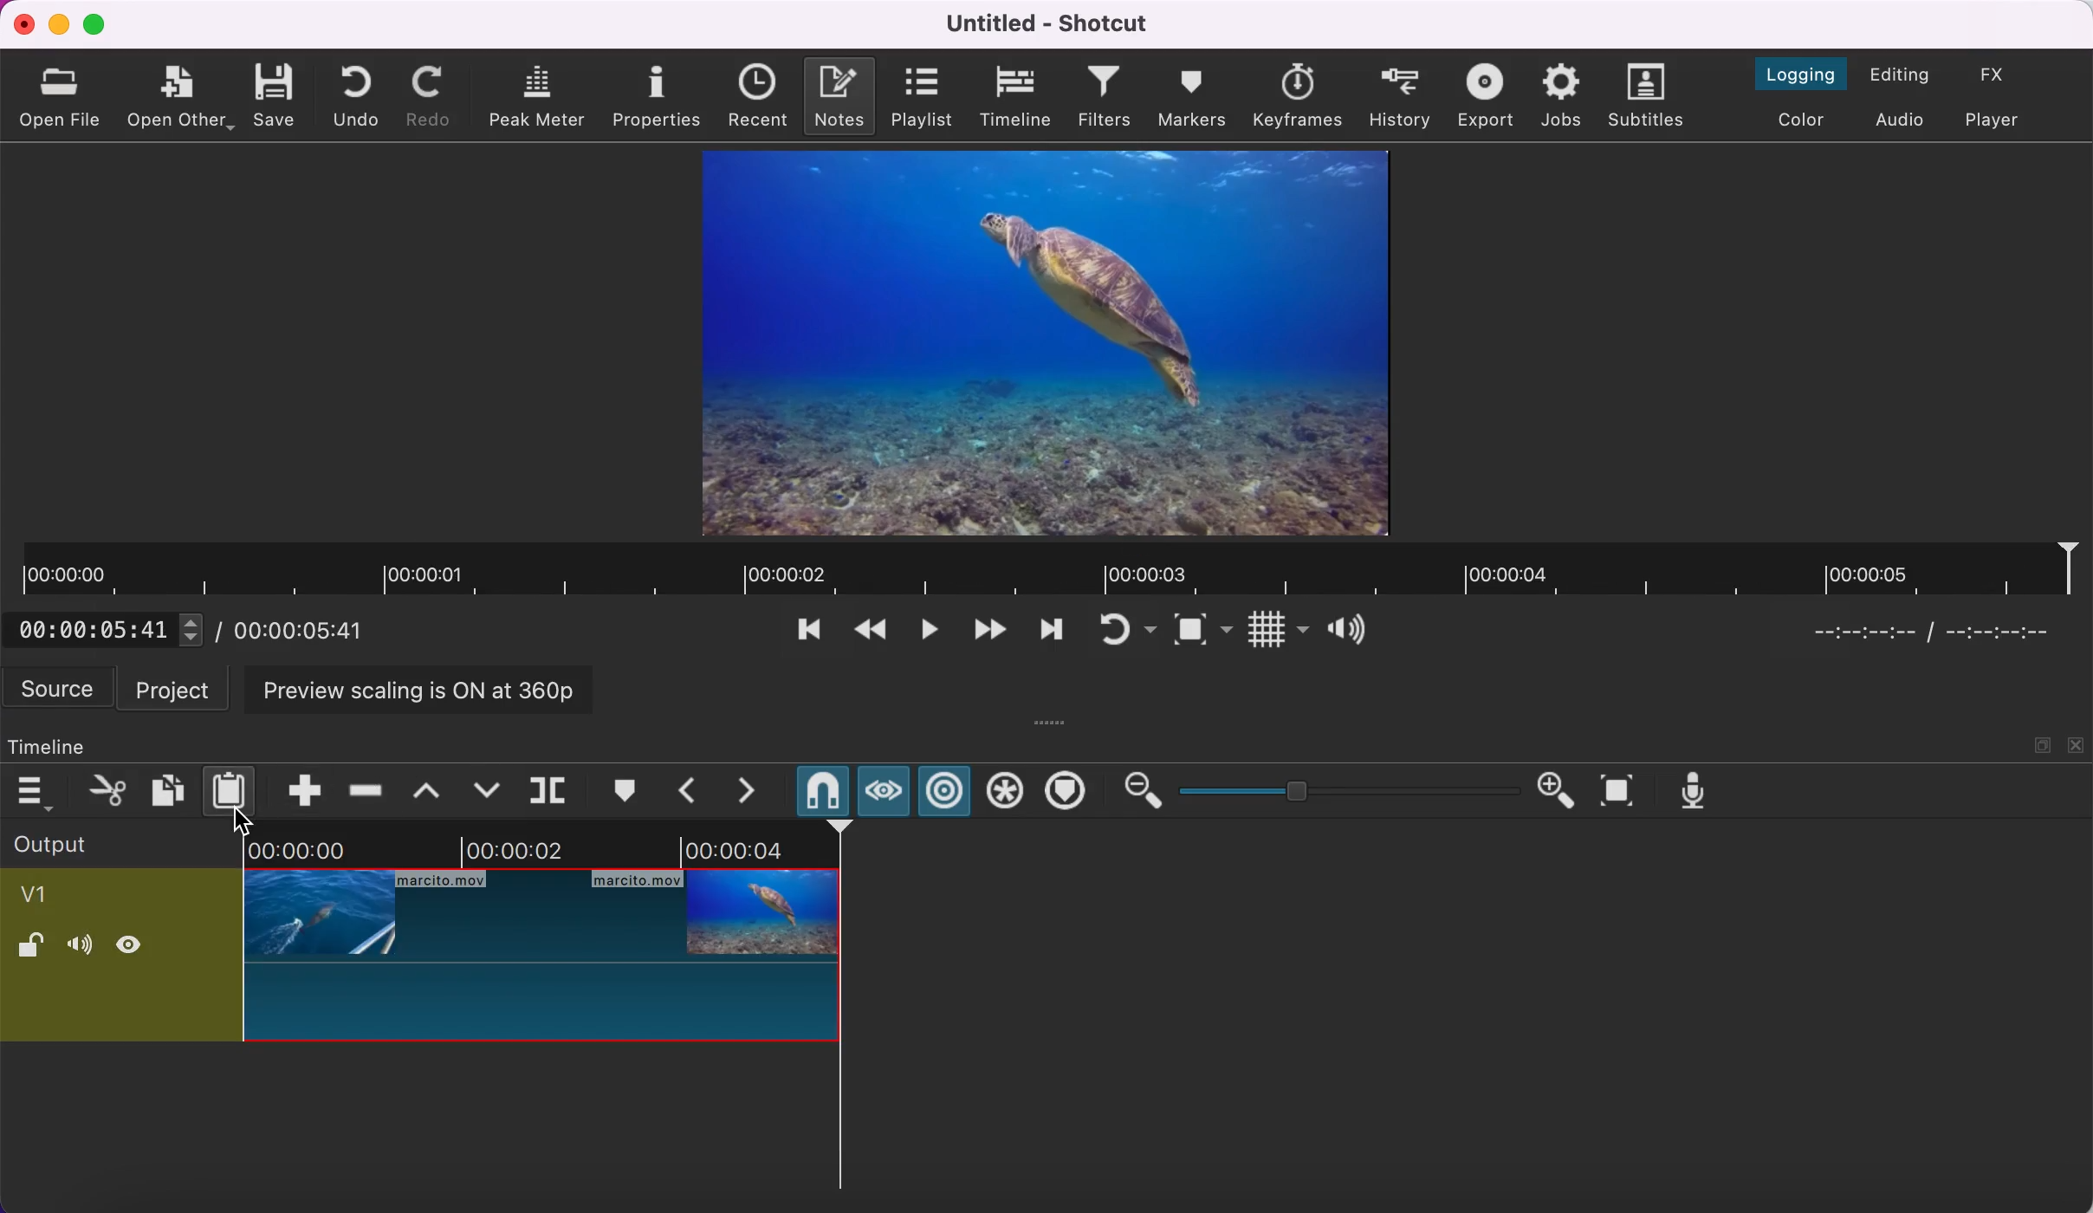  I want to click on lock, so click(34, 950).